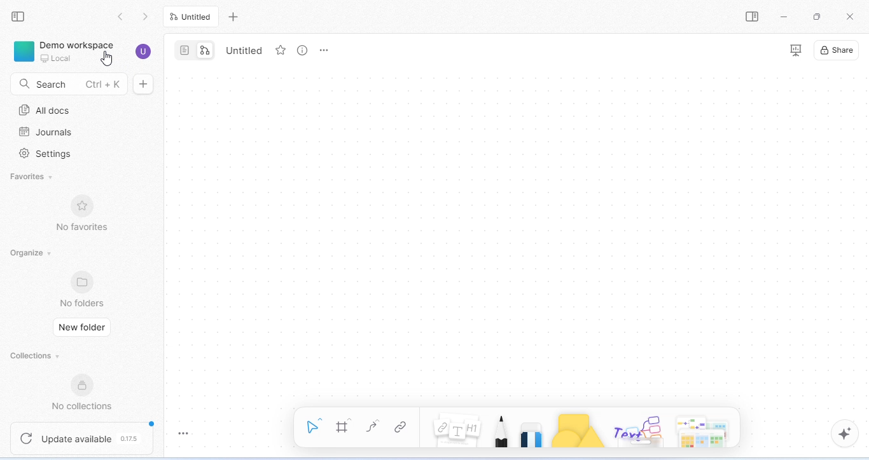 This screenshot has height=460, width=869. Describe the element at coordinates (67, 53) in the screenshot. I see `demo workspace` at that location.